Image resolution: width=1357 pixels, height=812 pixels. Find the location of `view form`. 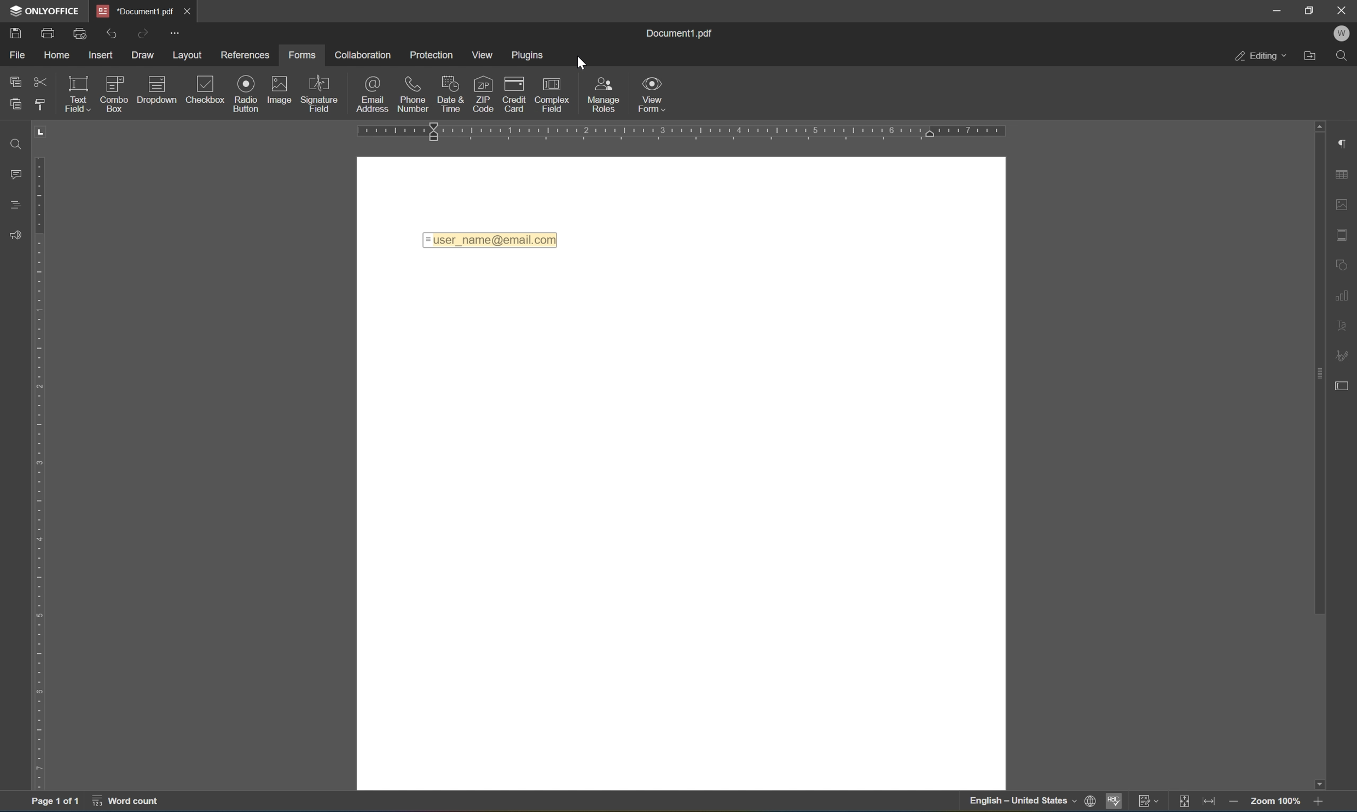

view form is located at coordinates (652, 94).